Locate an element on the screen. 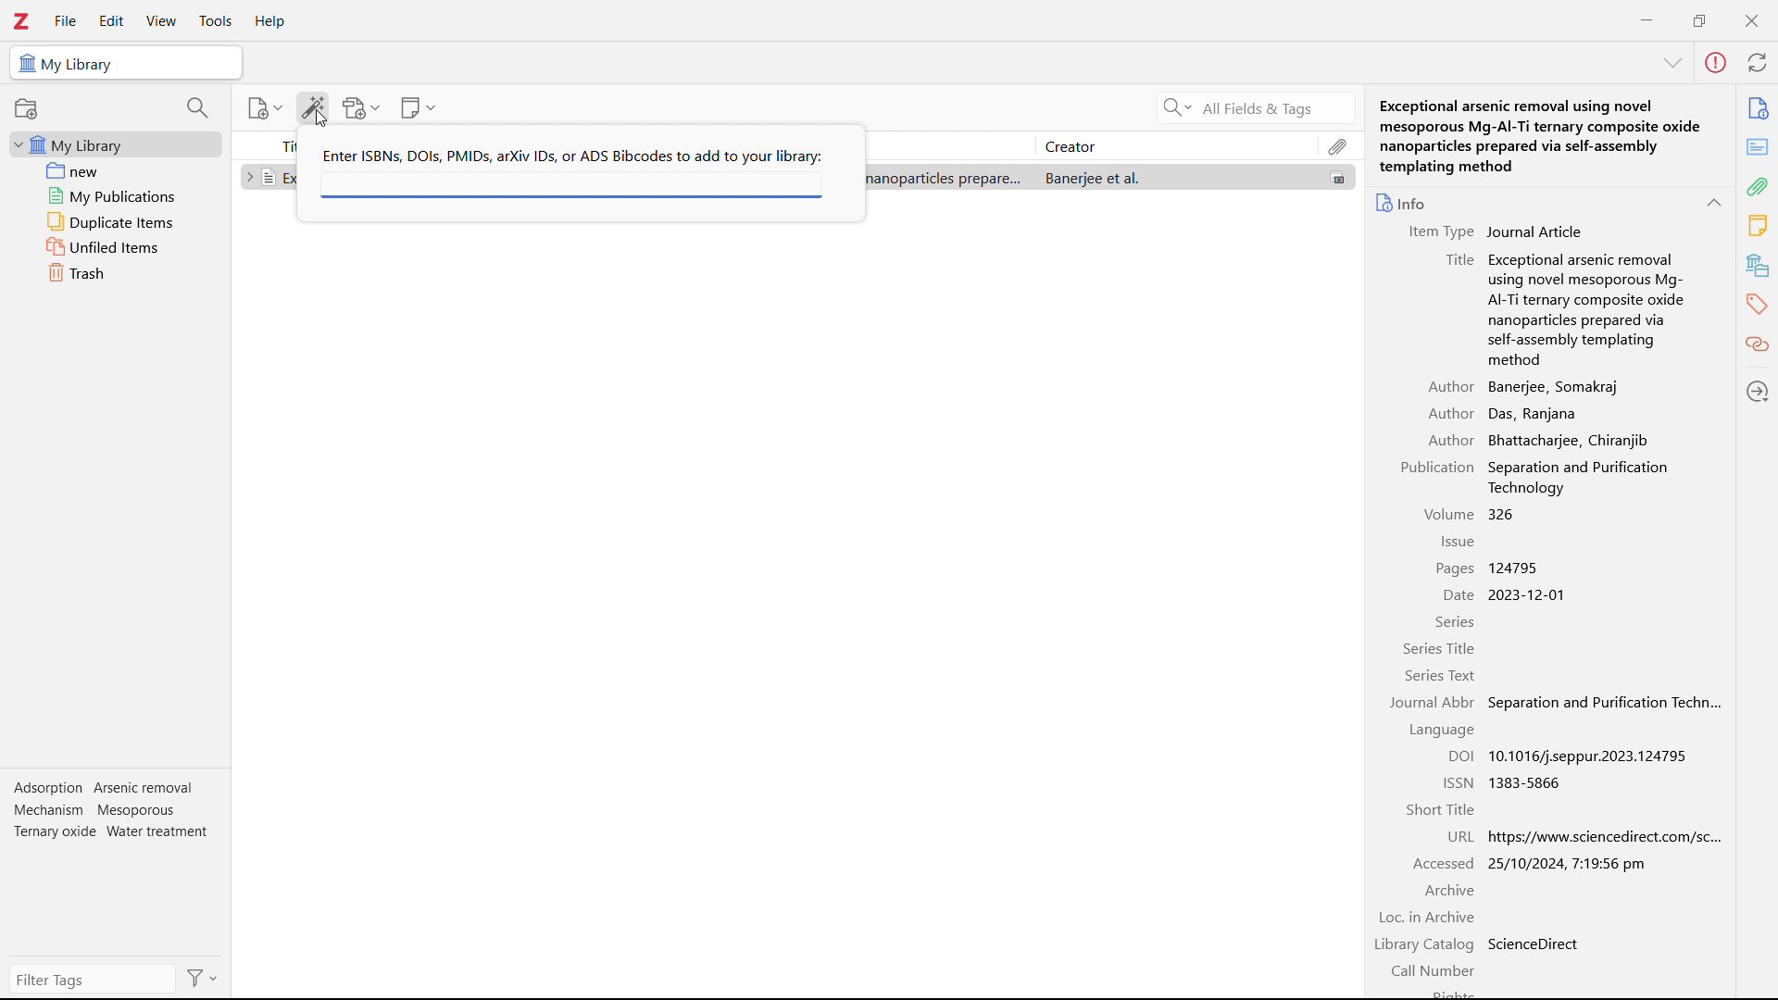 The height and width of the screenshot is (1000, 1778). Author is located at coordinates (1449, 440).